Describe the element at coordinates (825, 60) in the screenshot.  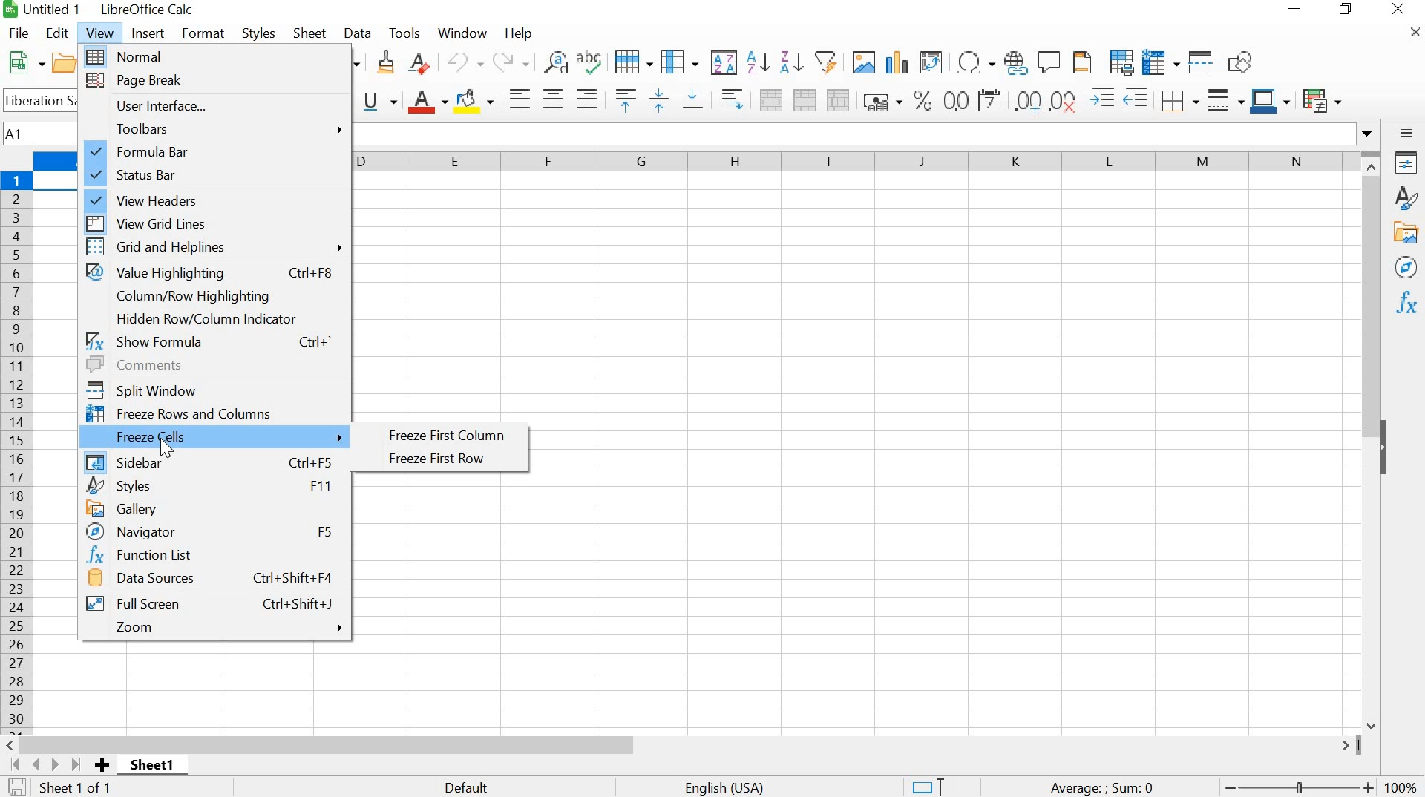
I see `AUTOFILTER` at that location.